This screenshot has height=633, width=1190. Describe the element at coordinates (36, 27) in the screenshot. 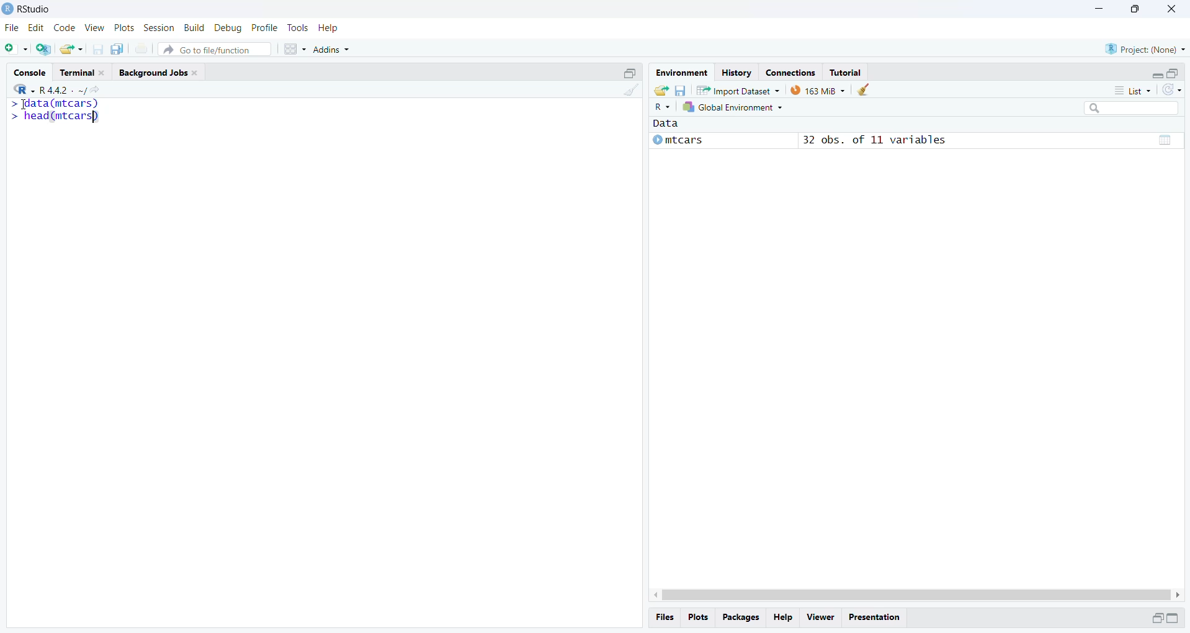

I see `edit` at that location.